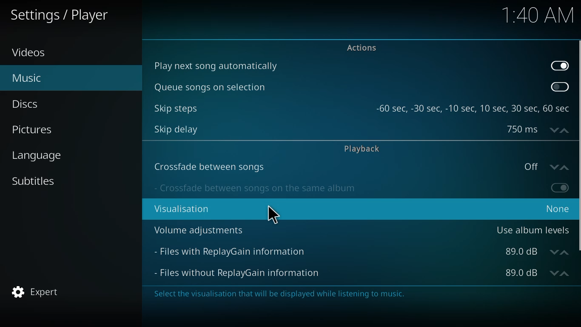 This screenshot has width=581, height=327. I want to click on none, so click(558, 208).